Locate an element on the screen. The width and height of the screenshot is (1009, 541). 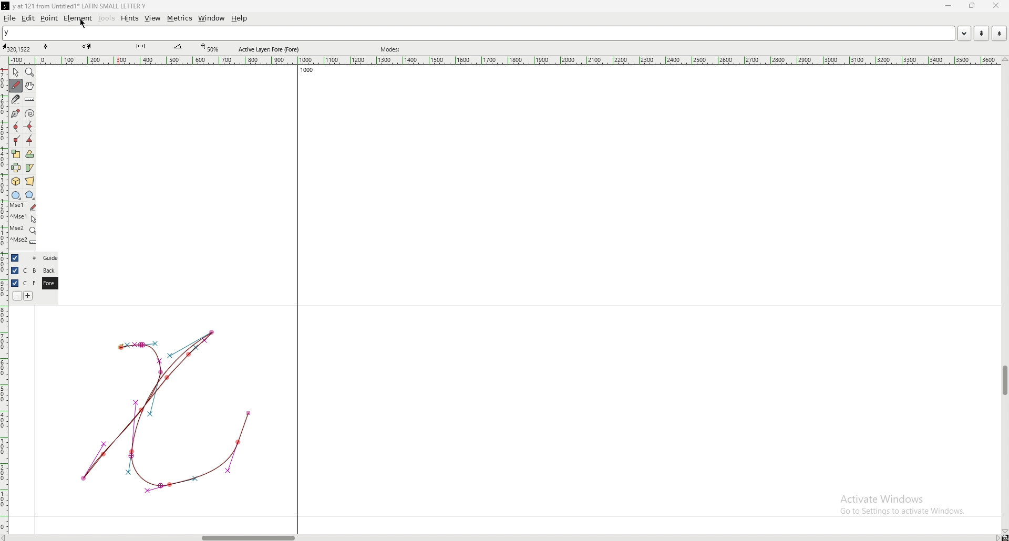
window is located at coordinates (212, 18).